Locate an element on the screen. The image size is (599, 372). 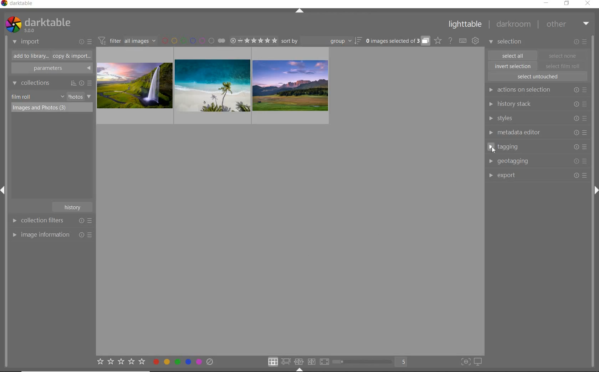
system logo is located at coordinates (37, 25).